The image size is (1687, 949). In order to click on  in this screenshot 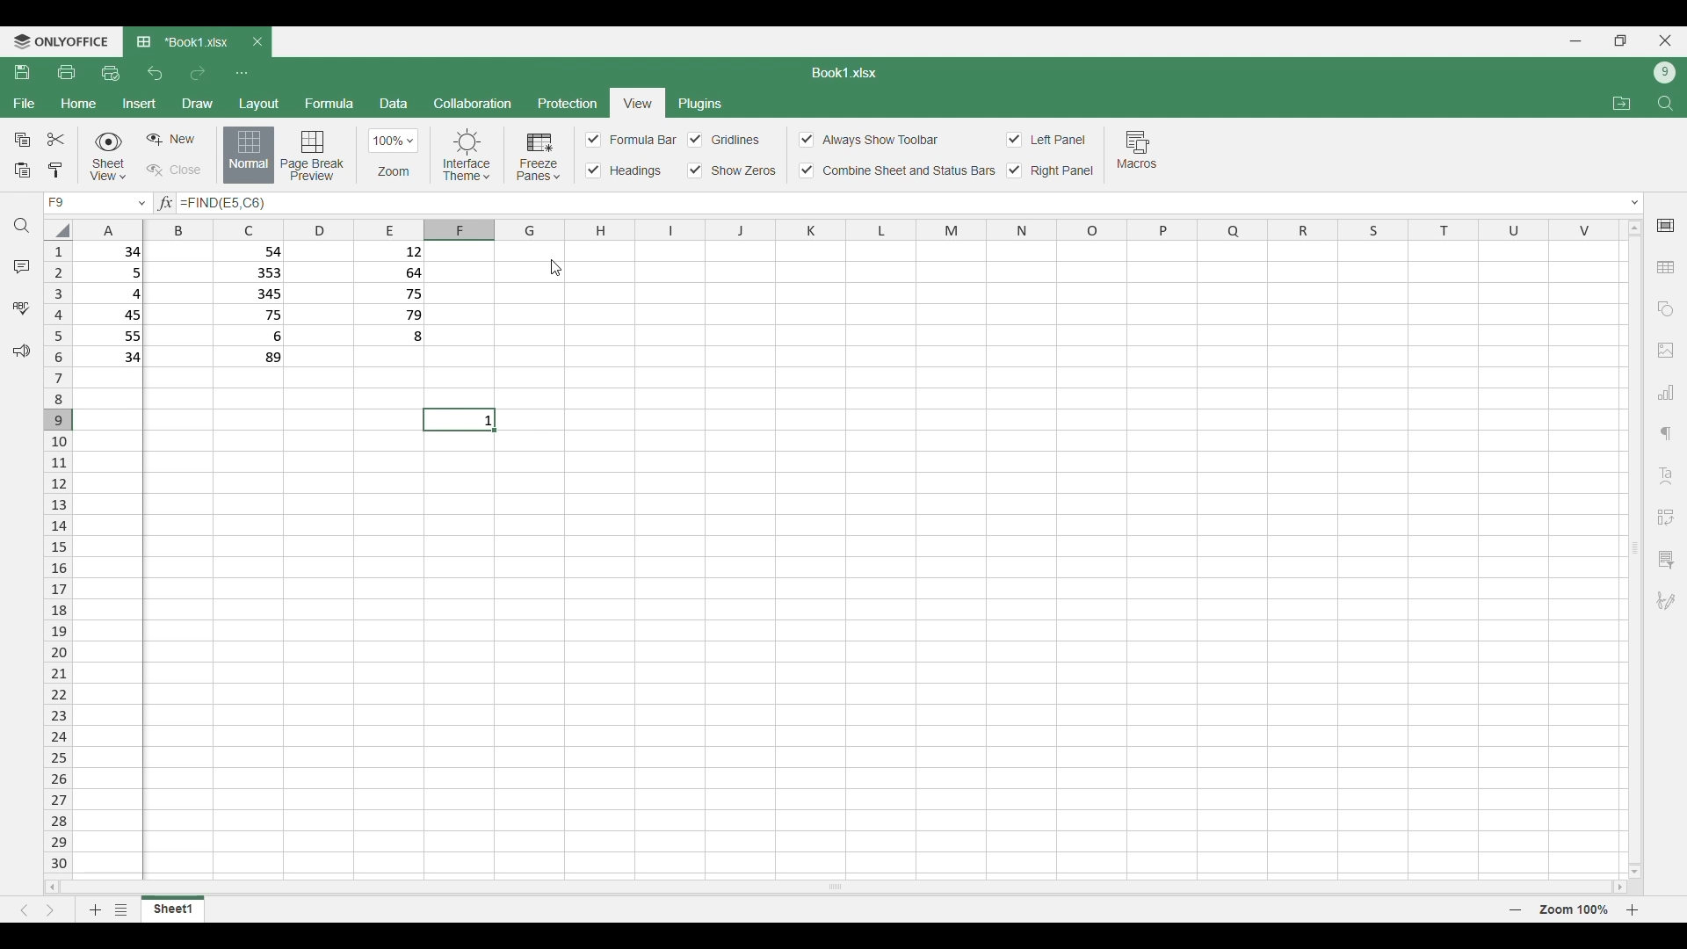, I will do `click(631, 140)`.